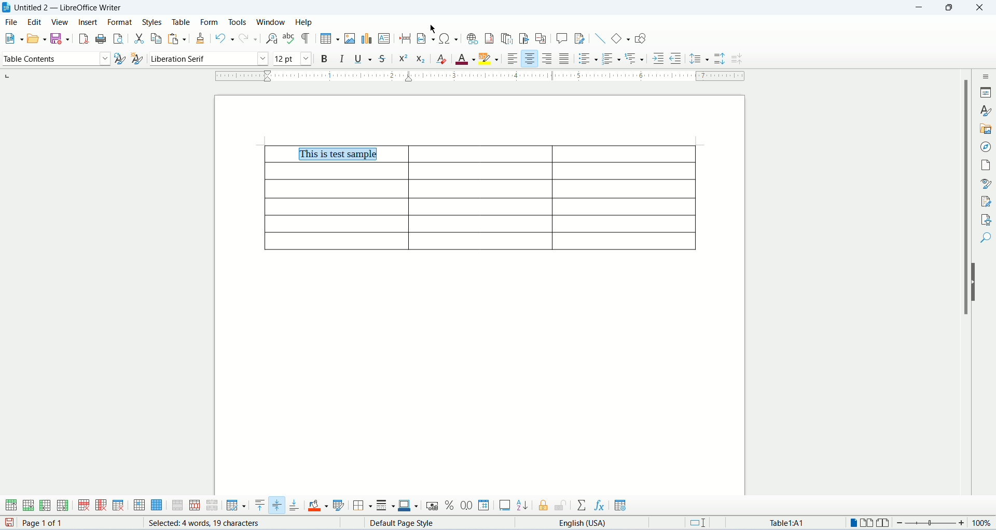 This screenshot has height=530, width=996. I want to click on page, so click(986, 163).